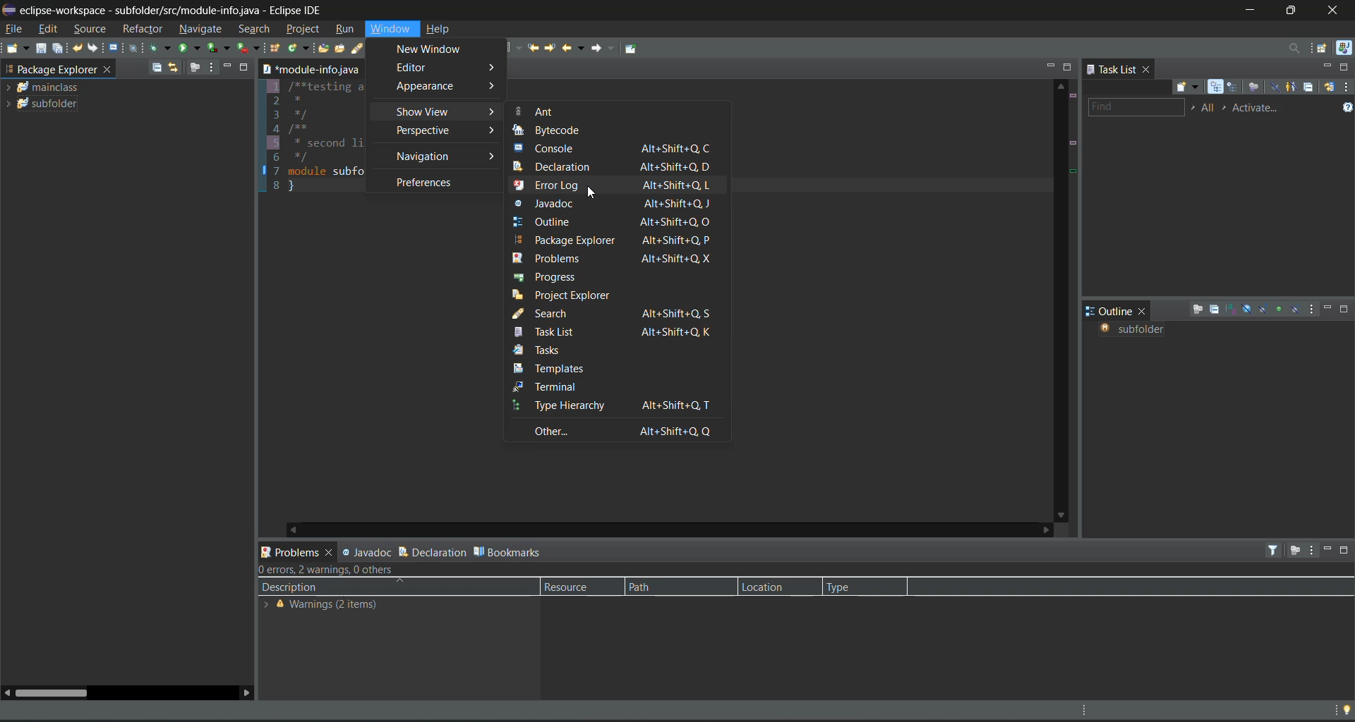 Image resolution: width=1355 pixels, height=722 pixels. What do you see at coordinates (615, 314) in the screenshot?
I see `search` at bounding box center [615, 314].